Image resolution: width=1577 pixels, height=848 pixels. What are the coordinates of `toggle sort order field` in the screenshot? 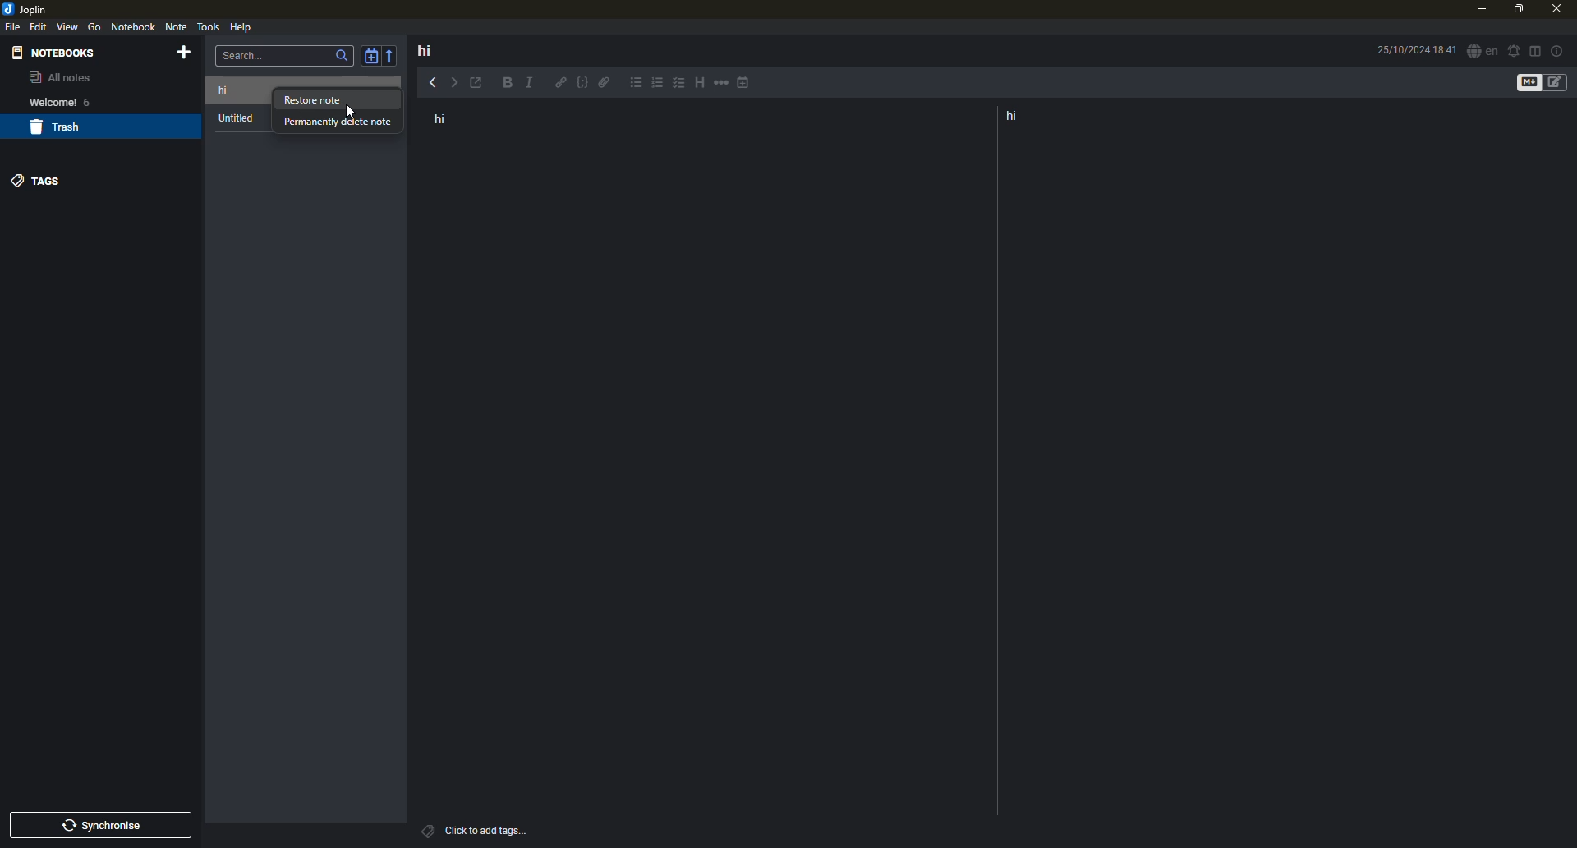 It's located at (370, 56).